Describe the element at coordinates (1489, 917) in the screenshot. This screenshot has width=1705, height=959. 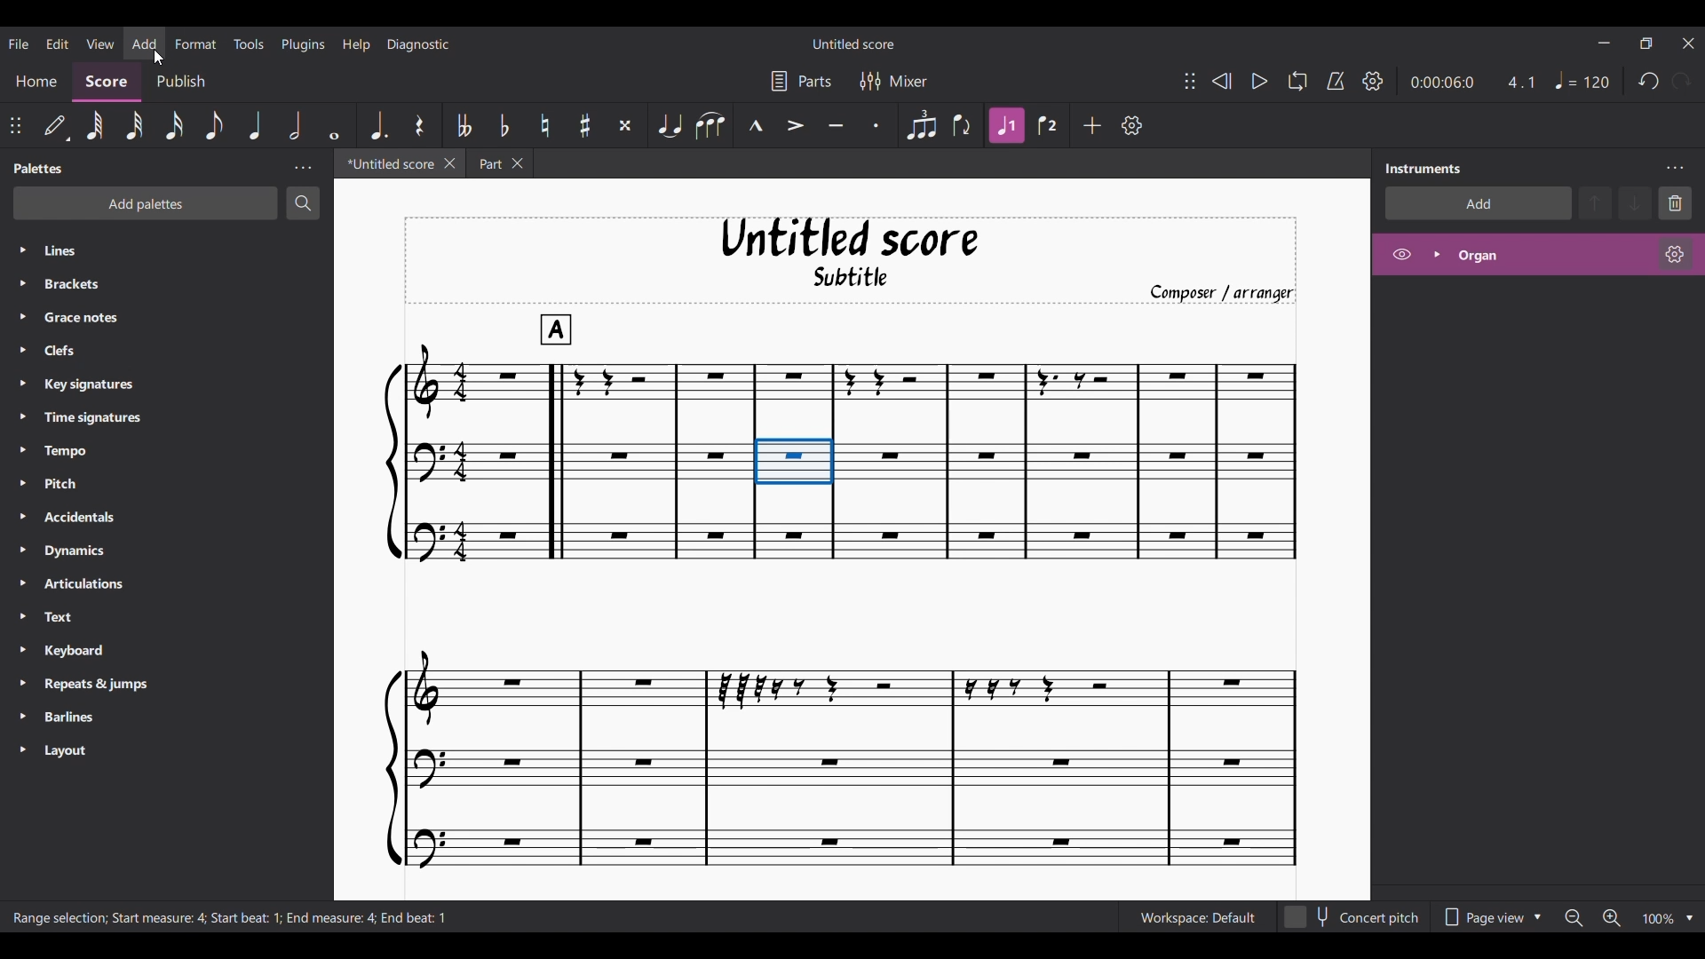
I see `Page view options` at that location.